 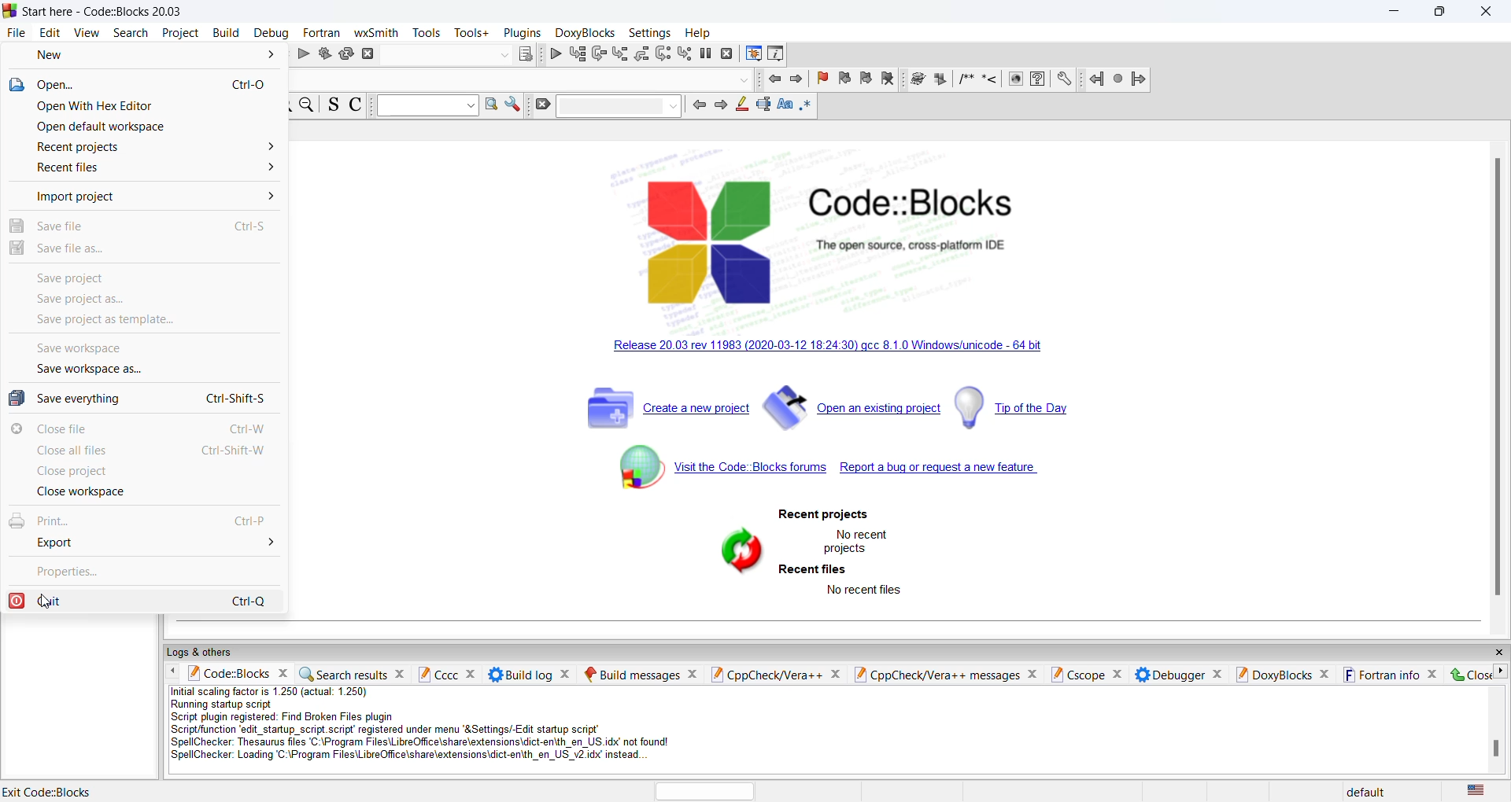 What do you see at coordinates (272, 33) in the screenshot?
I see `debug` at bounding box center [272, 33].